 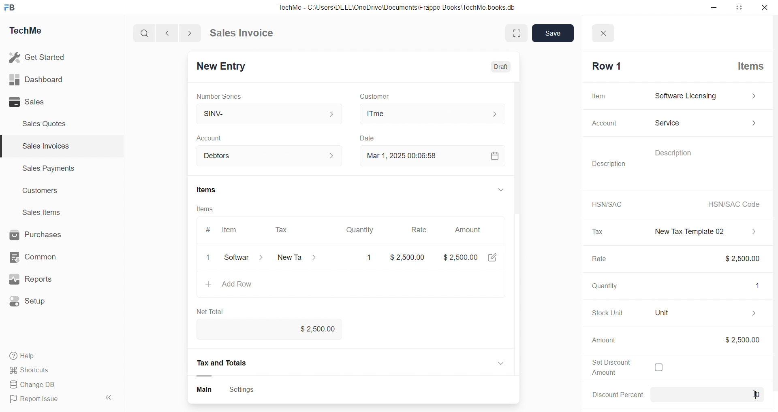 What do you see at coordinates (596, 231) in the screenshot?
I see `Tax` at bounding box center [596, 231].